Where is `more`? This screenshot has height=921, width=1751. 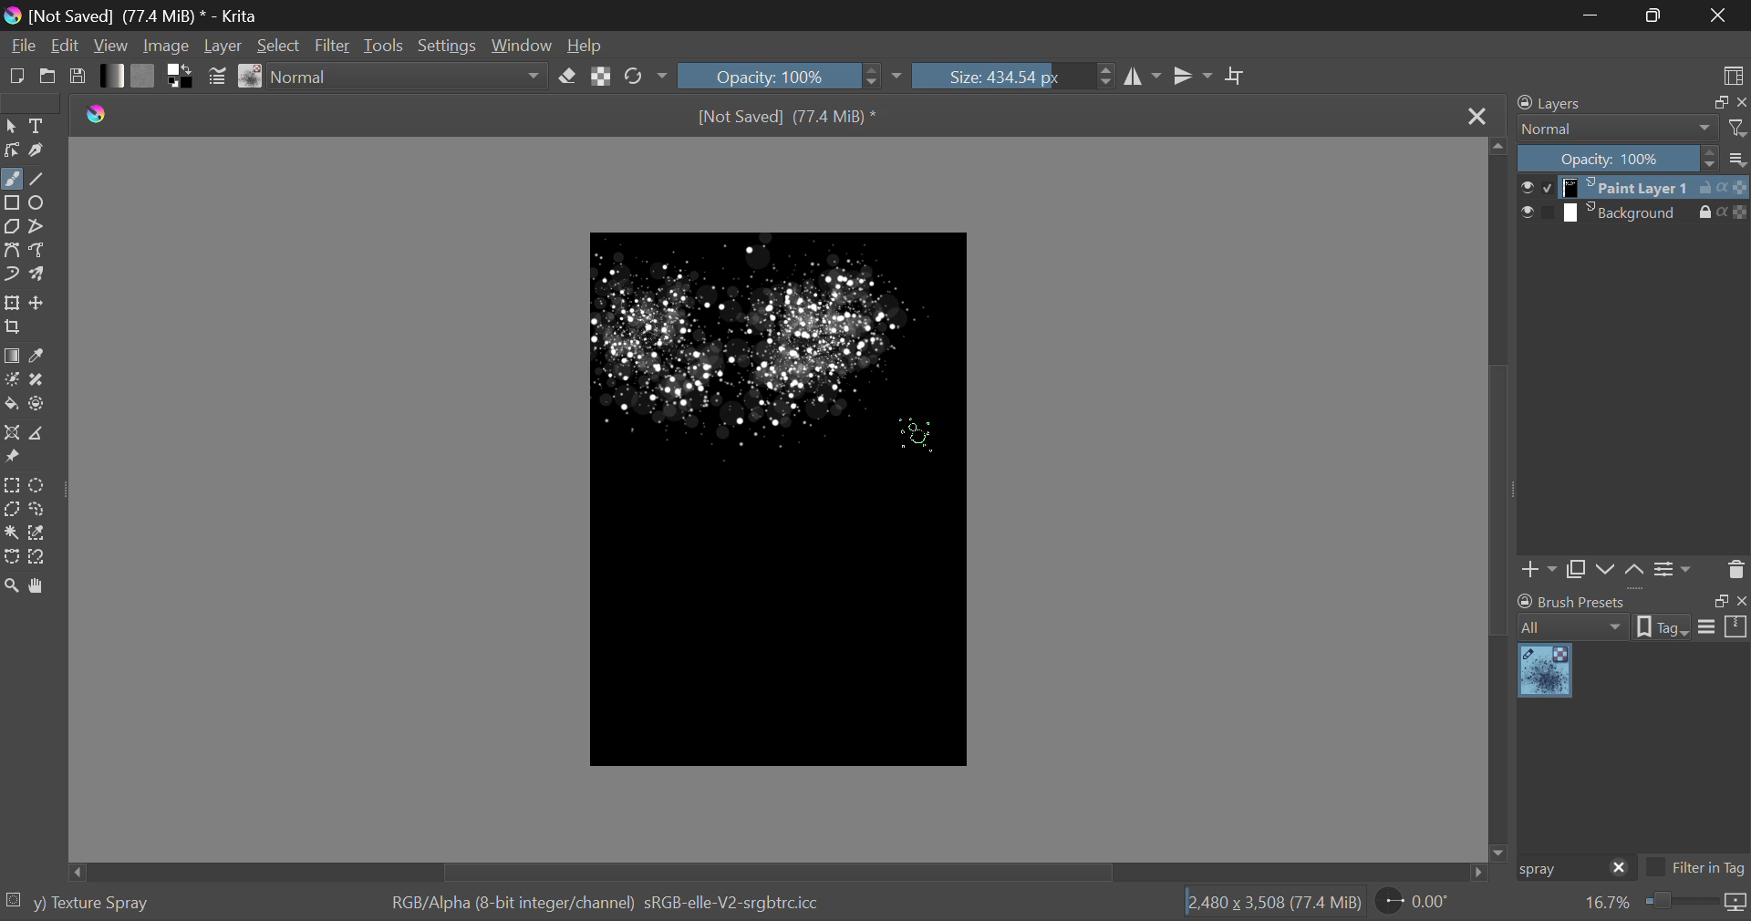
more is located at coordinates (1738, 158).